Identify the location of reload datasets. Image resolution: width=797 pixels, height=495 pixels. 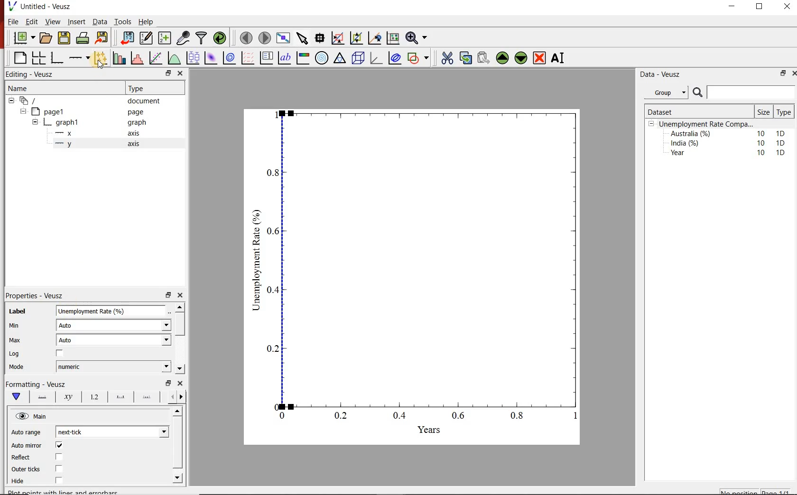
(220, 37).